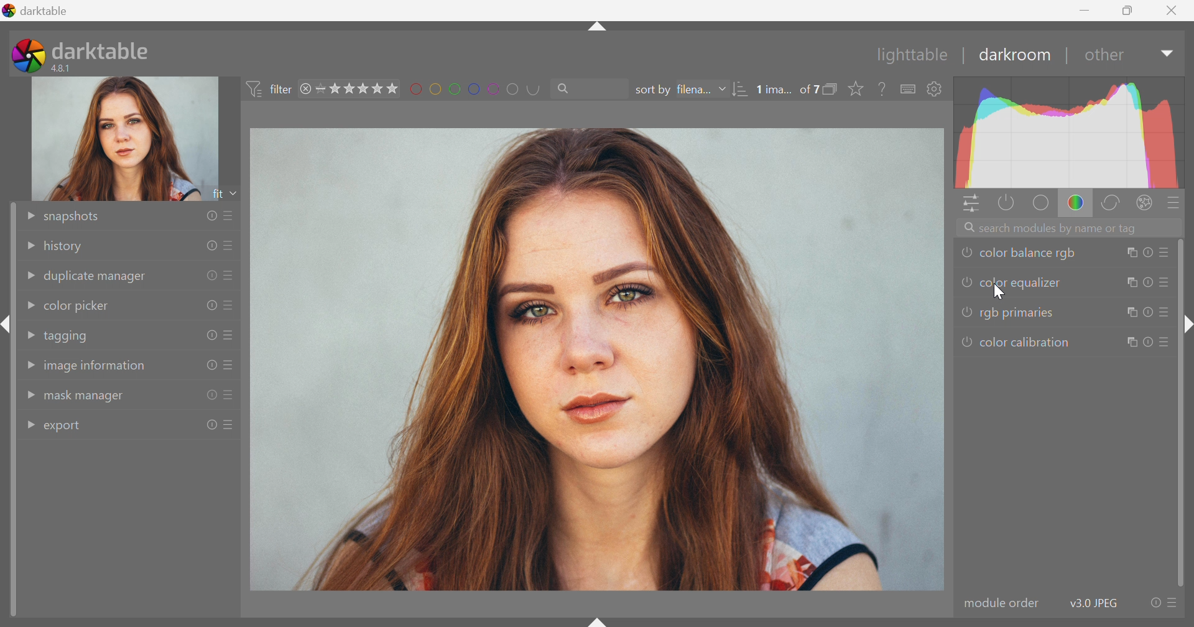 The width and height of the screenshot is (1194, 627). I want to click on reset, so click(210, 274).